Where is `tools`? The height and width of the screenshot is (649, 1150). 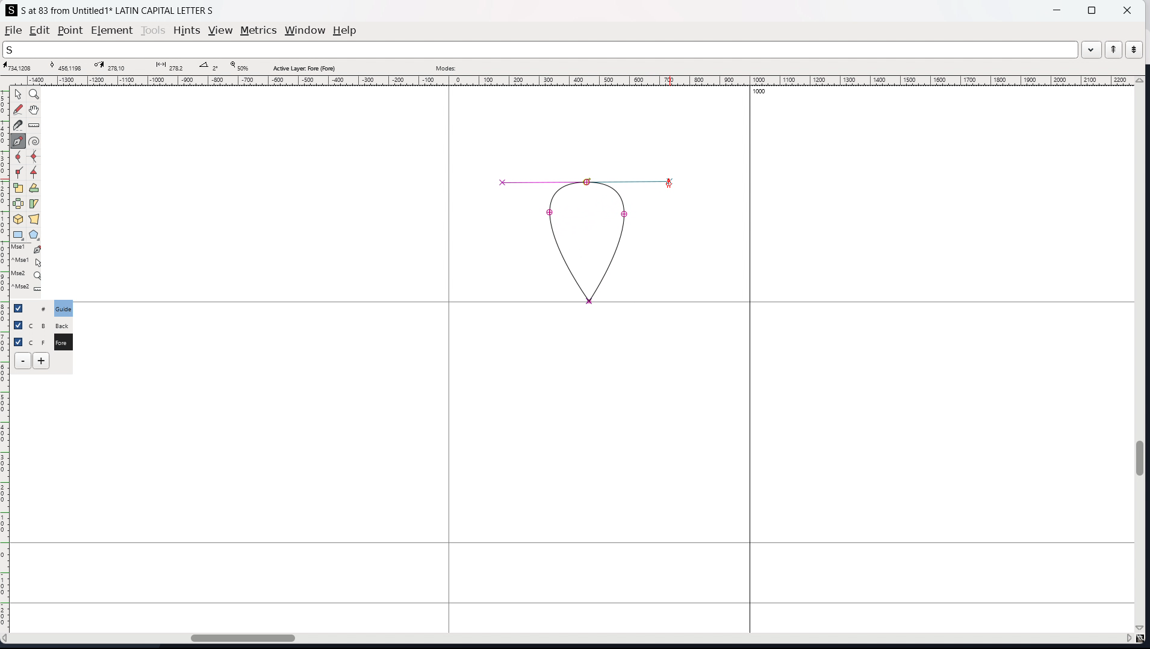 tools is located at coordinates (154, 30).